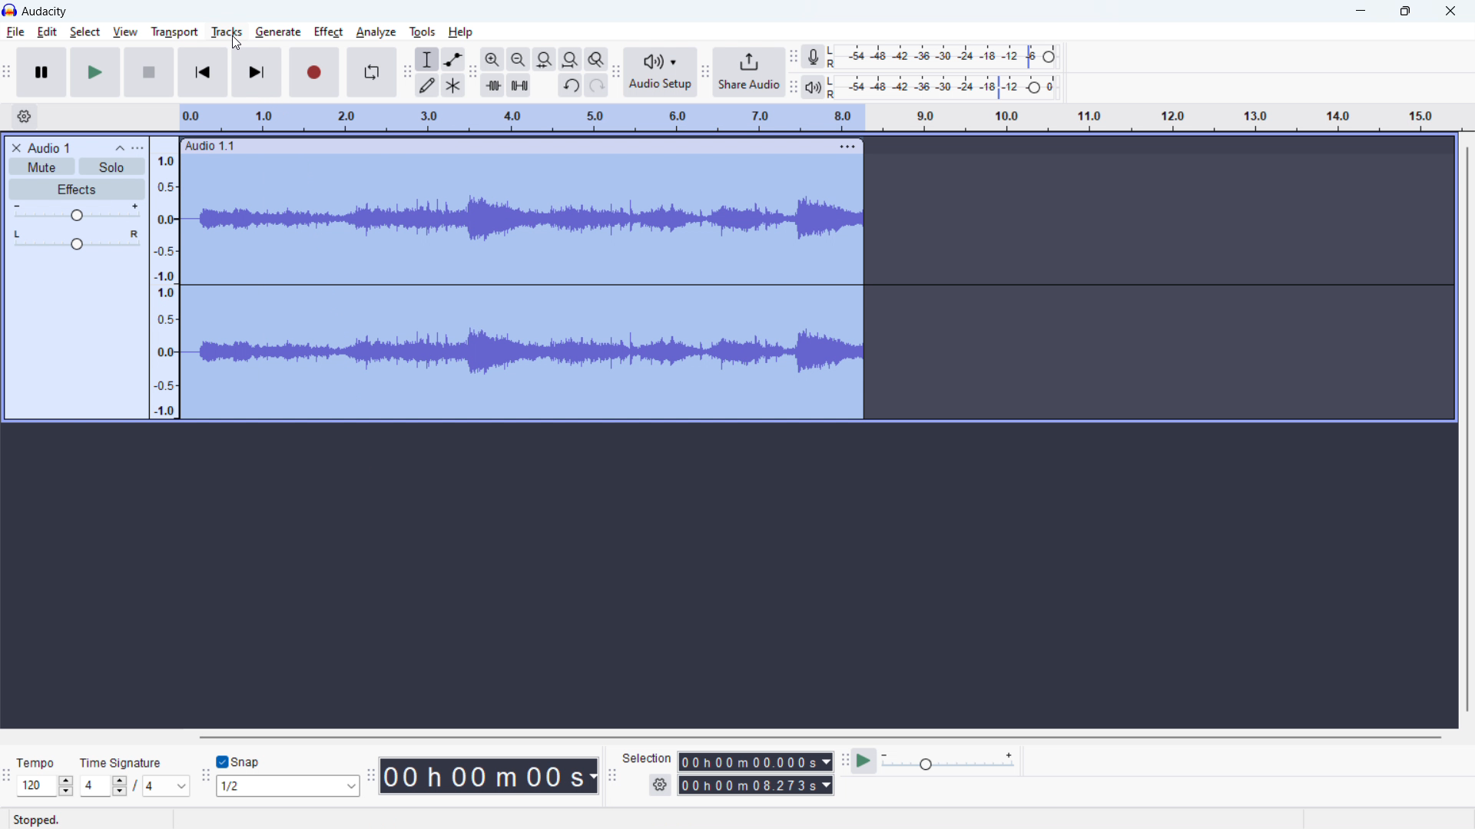  Describe the element at coordinates (817, 118) in the screenshot. I see `timeline` at that location.